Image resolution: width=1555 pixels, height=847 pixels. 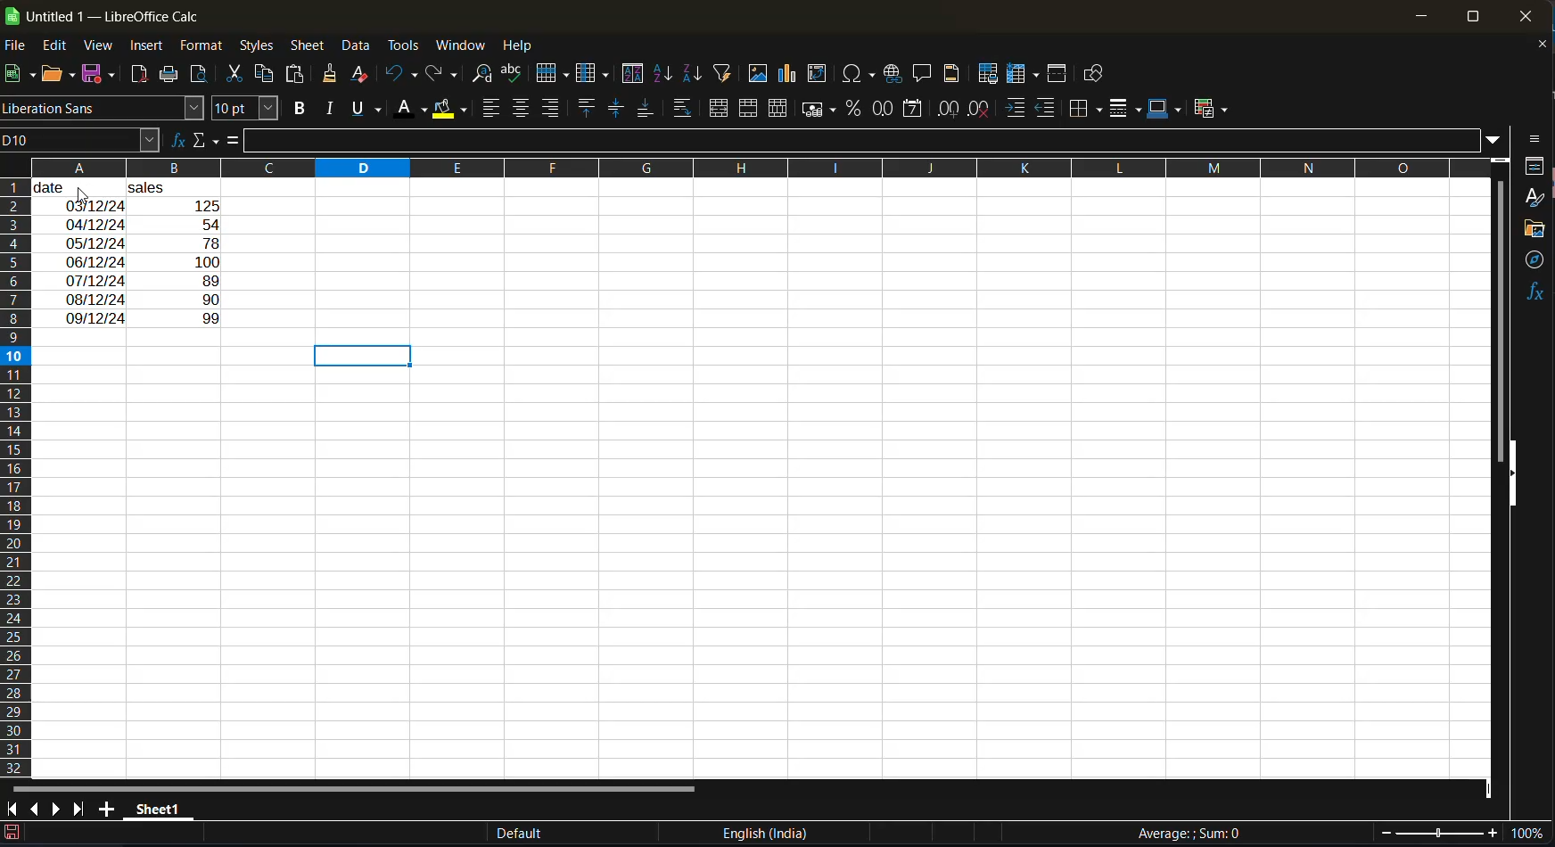 I want to click on borders, so click(x=1087, y=111).